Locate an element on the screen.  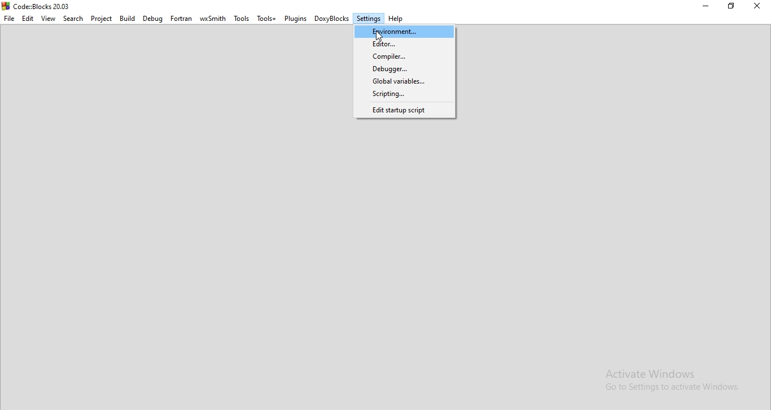
DoxyBlocks is located at coordinates (333, 20).